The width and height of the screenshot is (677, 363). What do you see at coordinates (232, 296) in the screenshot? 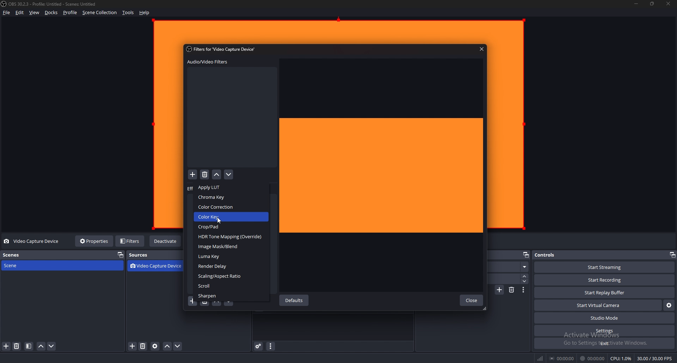
I see `sharpen` at bounding box center [232, 296].